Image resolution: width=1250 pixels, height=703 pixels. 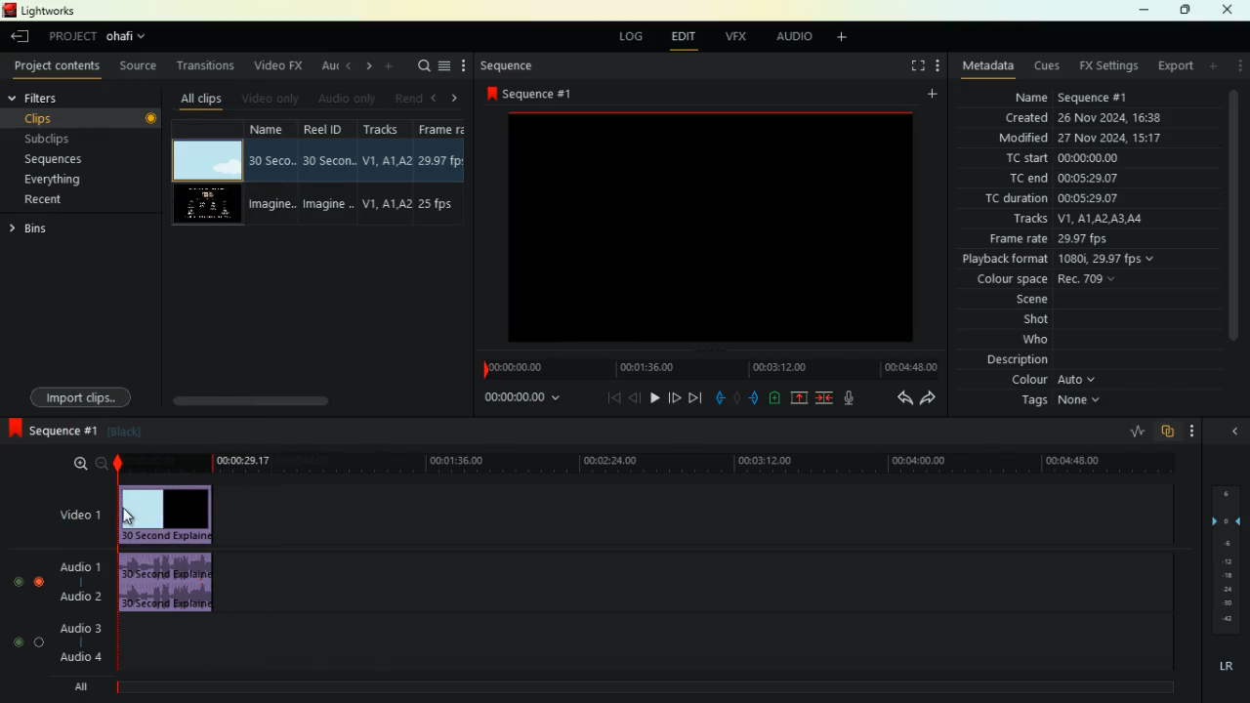 I want to click on audio3, so click(x=76, y=627).